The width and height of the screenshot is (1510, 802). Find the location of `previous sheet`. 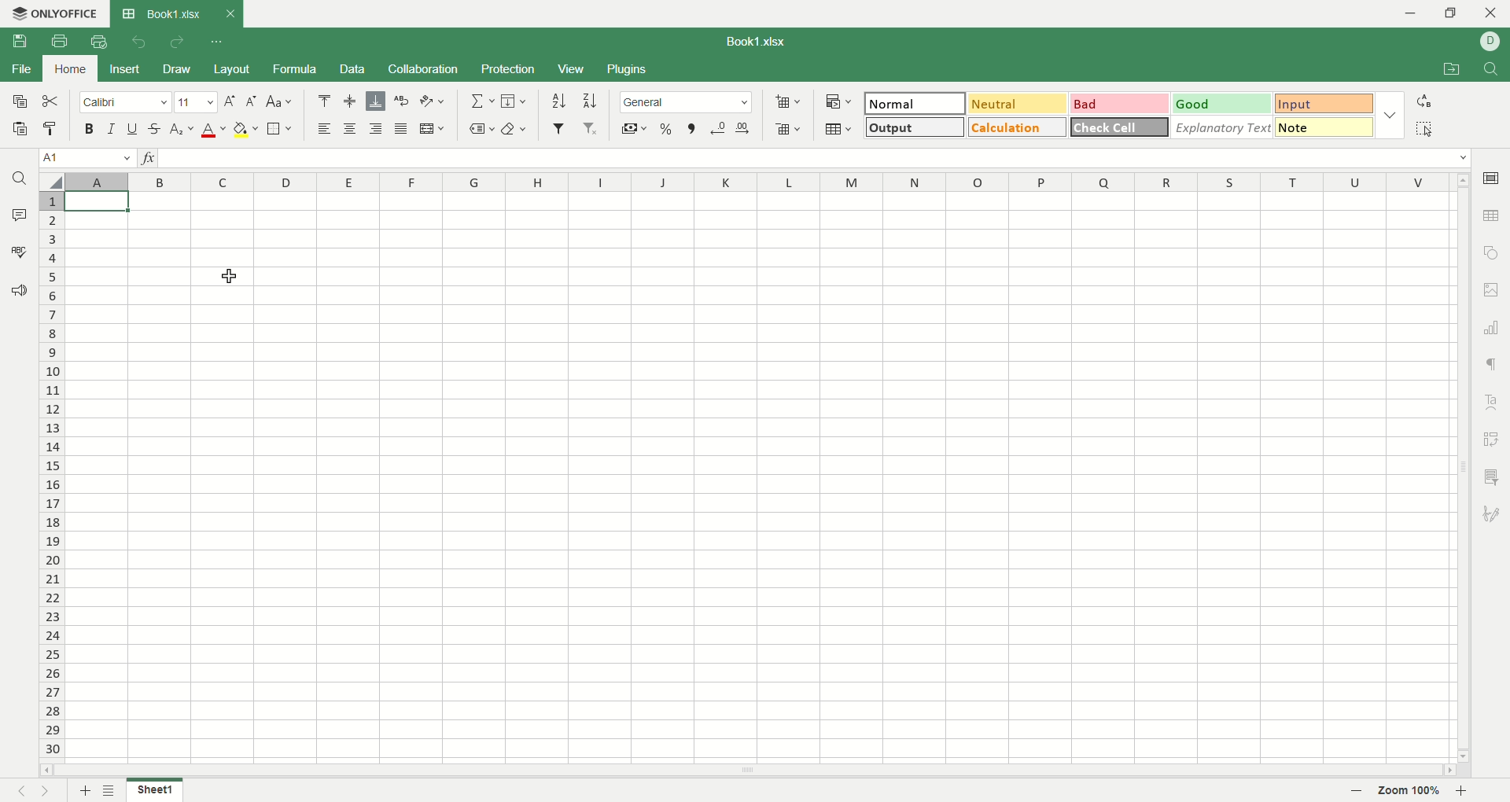

previous sheet is located at coordinates (15, 793).